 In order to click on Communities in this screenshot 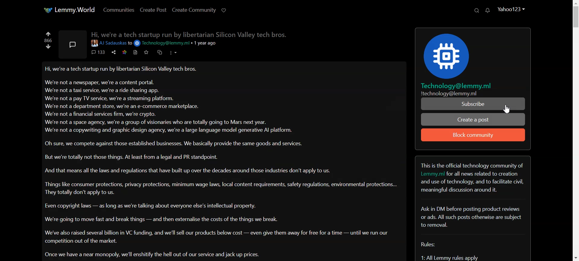, I will do `click(120, 10)`.